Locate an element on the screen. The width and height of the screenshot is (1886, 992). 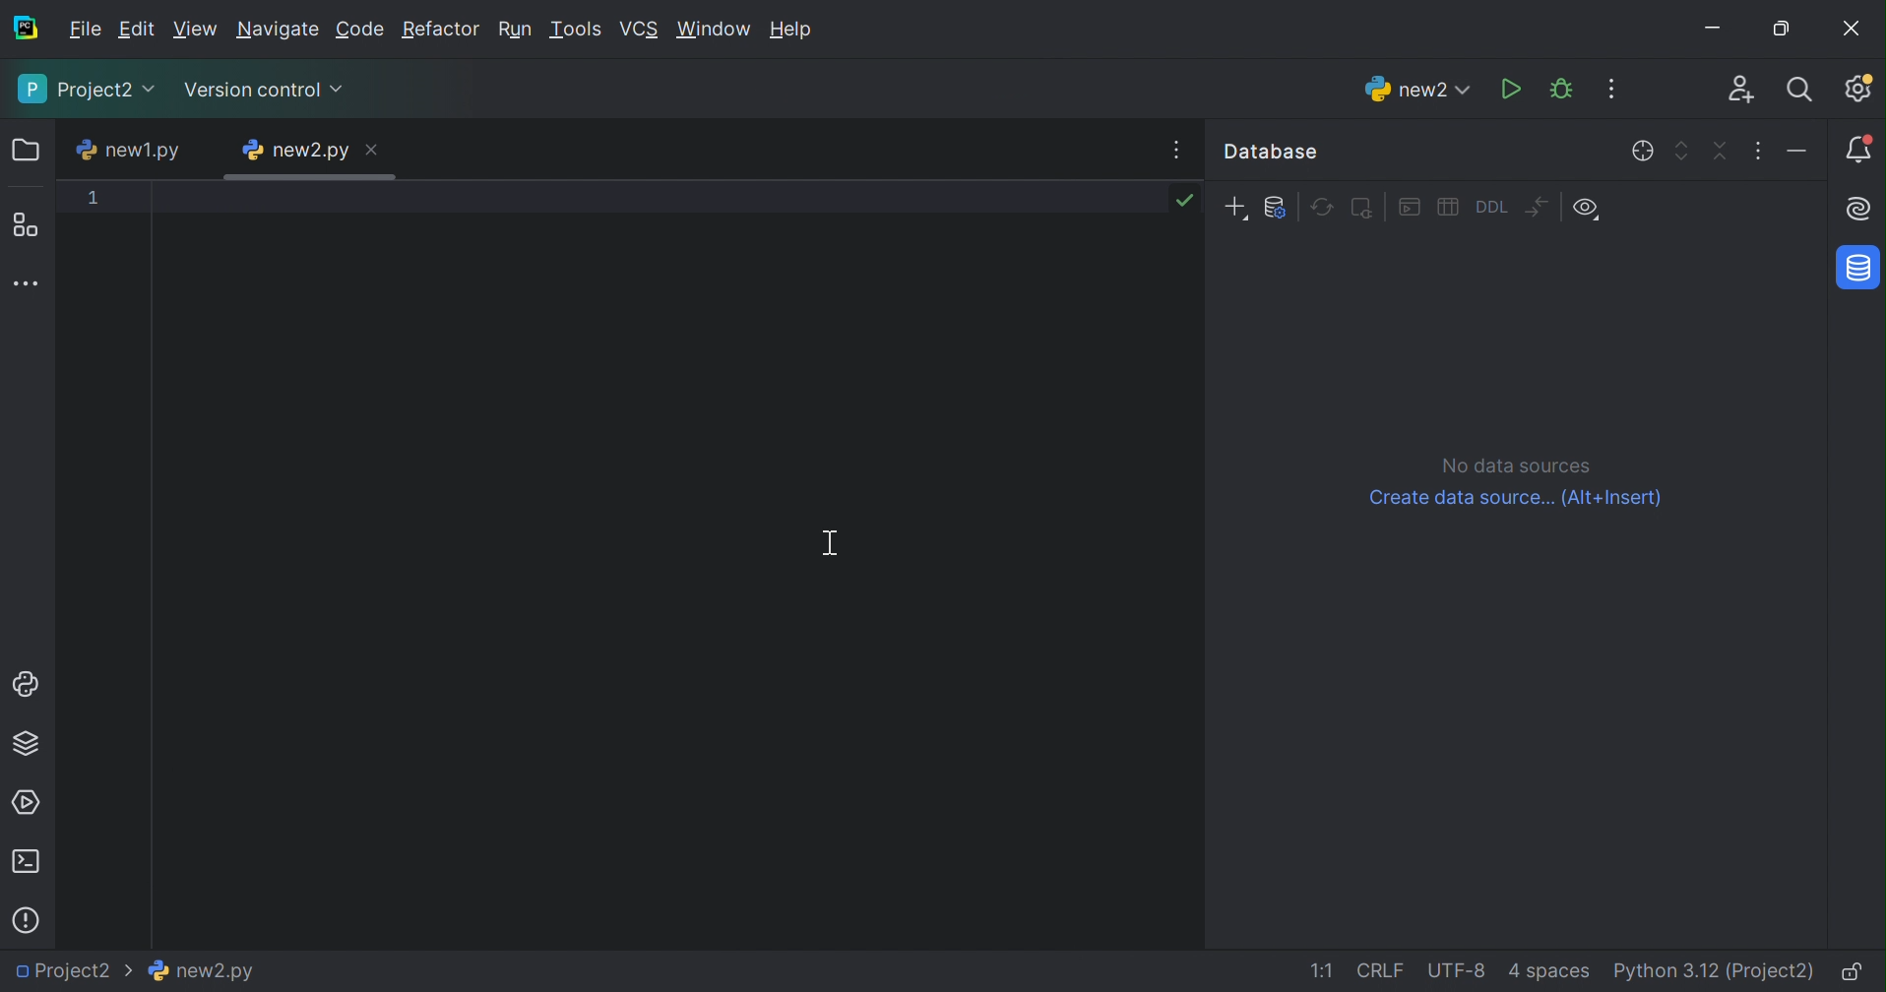
Options is located at coordinates (1759, 151).